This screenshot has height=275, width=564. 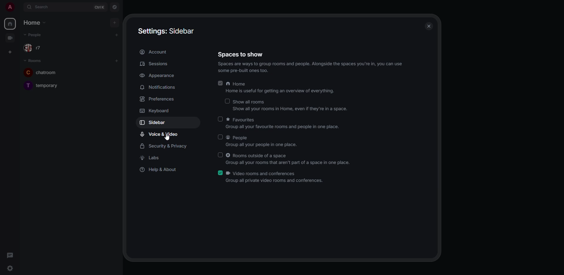 What do you see at coordinates (276, 177) in the screenshot?
I see `video rooms and conferences` at bounding box center [276, 177].